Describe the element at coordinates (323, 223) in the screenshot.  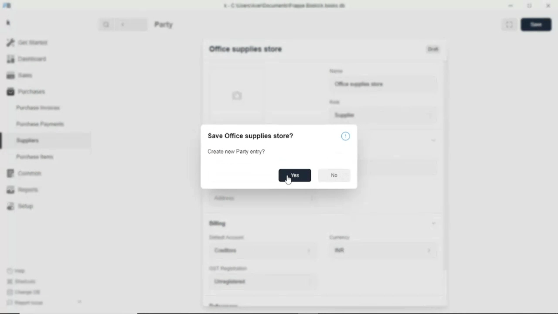
I see `Billing` at that location.